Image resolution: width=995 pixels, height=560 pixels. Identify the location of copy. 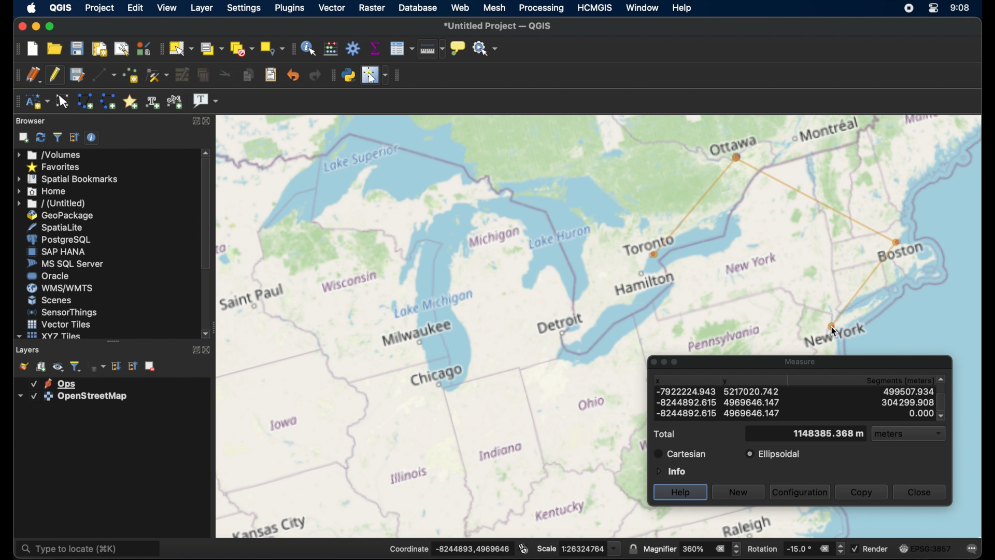
(862, 492).